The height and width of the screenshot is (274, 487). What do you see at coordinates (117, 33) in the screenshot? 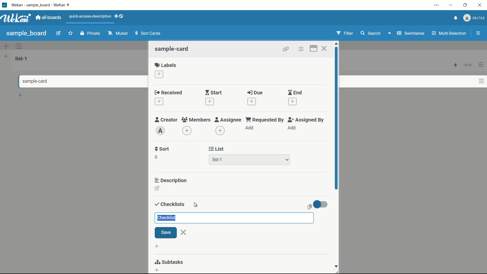
I see `muted` at bounding box center [117, 33].